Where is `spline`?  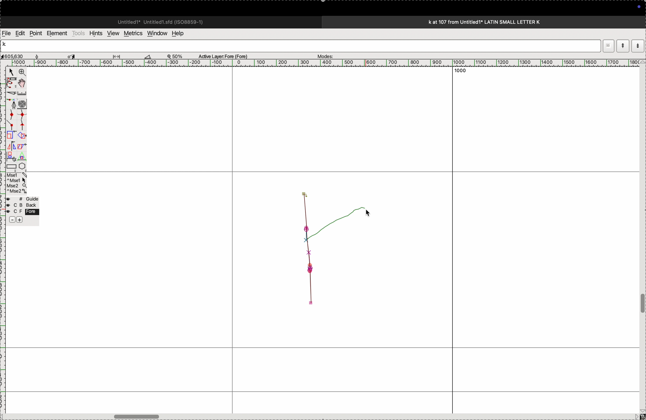 spline is located at coordinates (17, 119).